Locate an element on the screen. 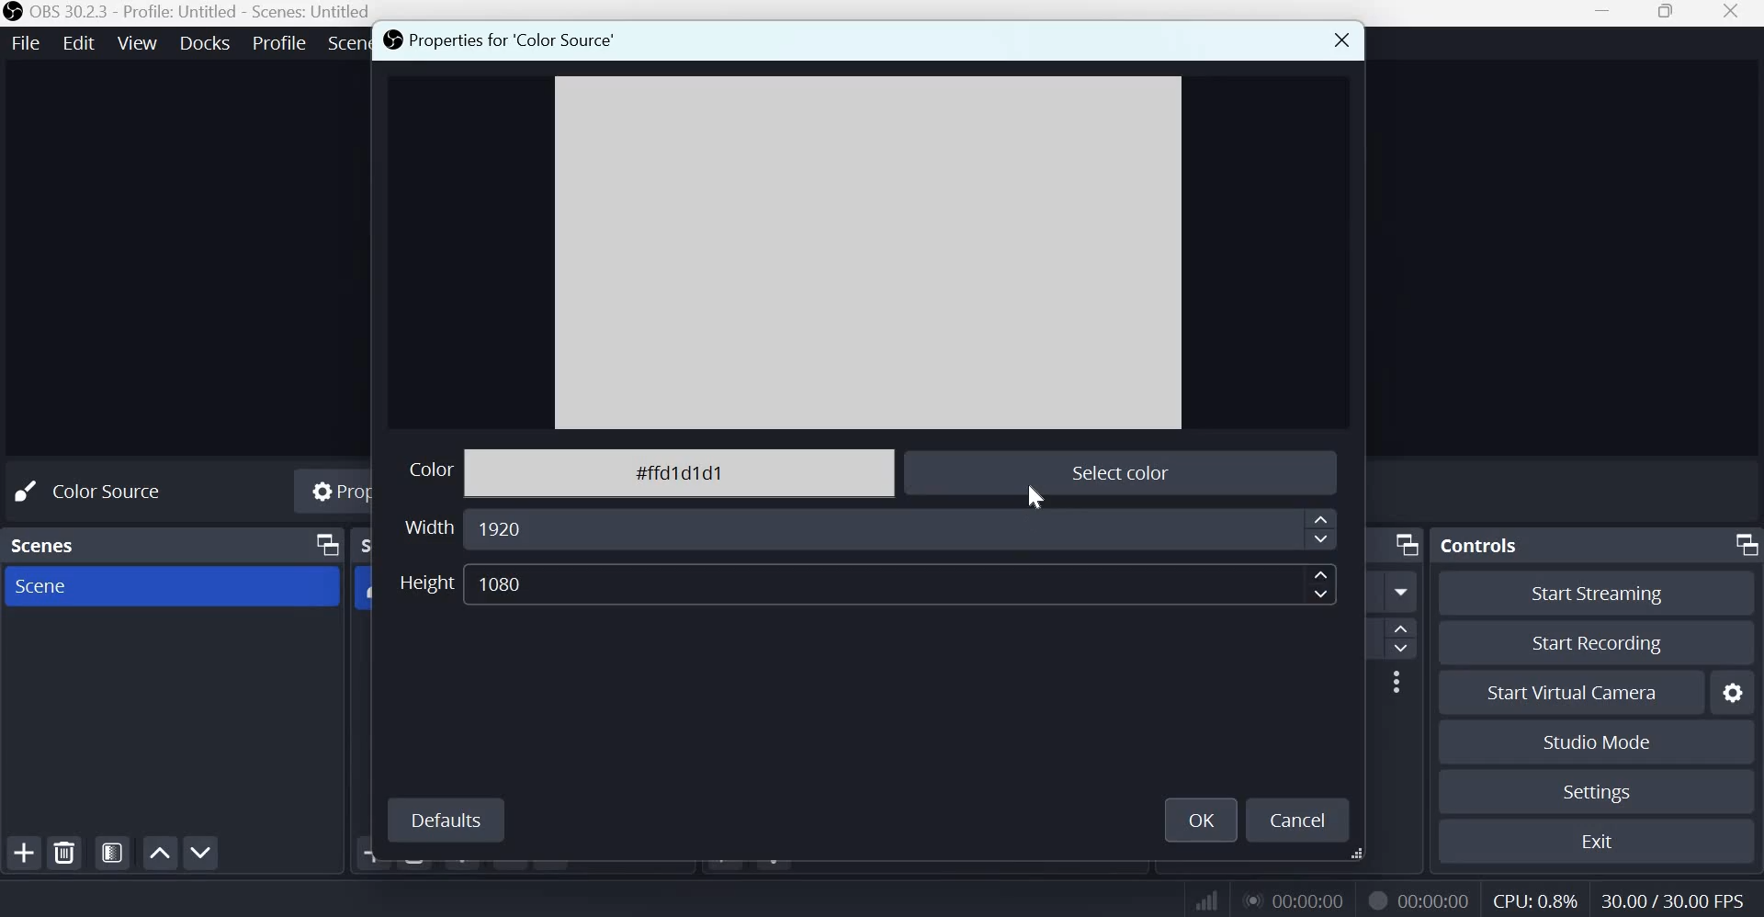  Edit is located at coordinates (81, 41).